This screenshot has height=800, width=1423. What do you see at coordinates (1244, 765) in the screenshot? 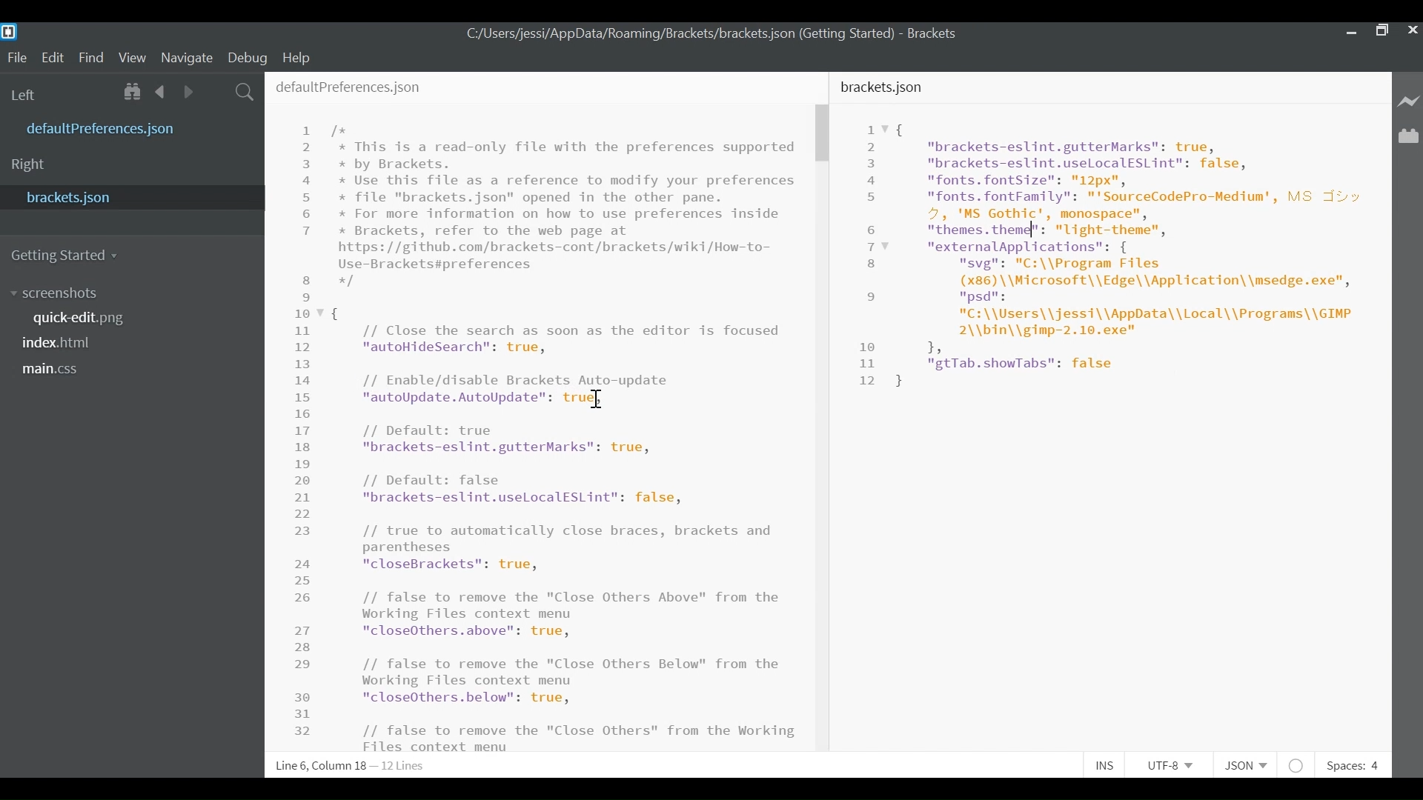
I see `Select File Type` at bounding box center [1244, 765].